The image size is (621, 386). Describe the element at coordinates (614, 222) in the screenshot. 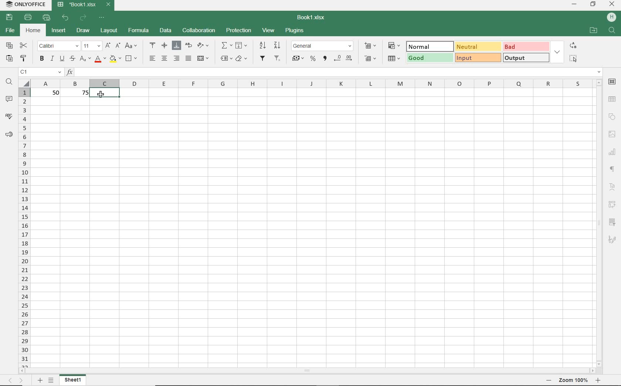

I see `slicer` at that location.